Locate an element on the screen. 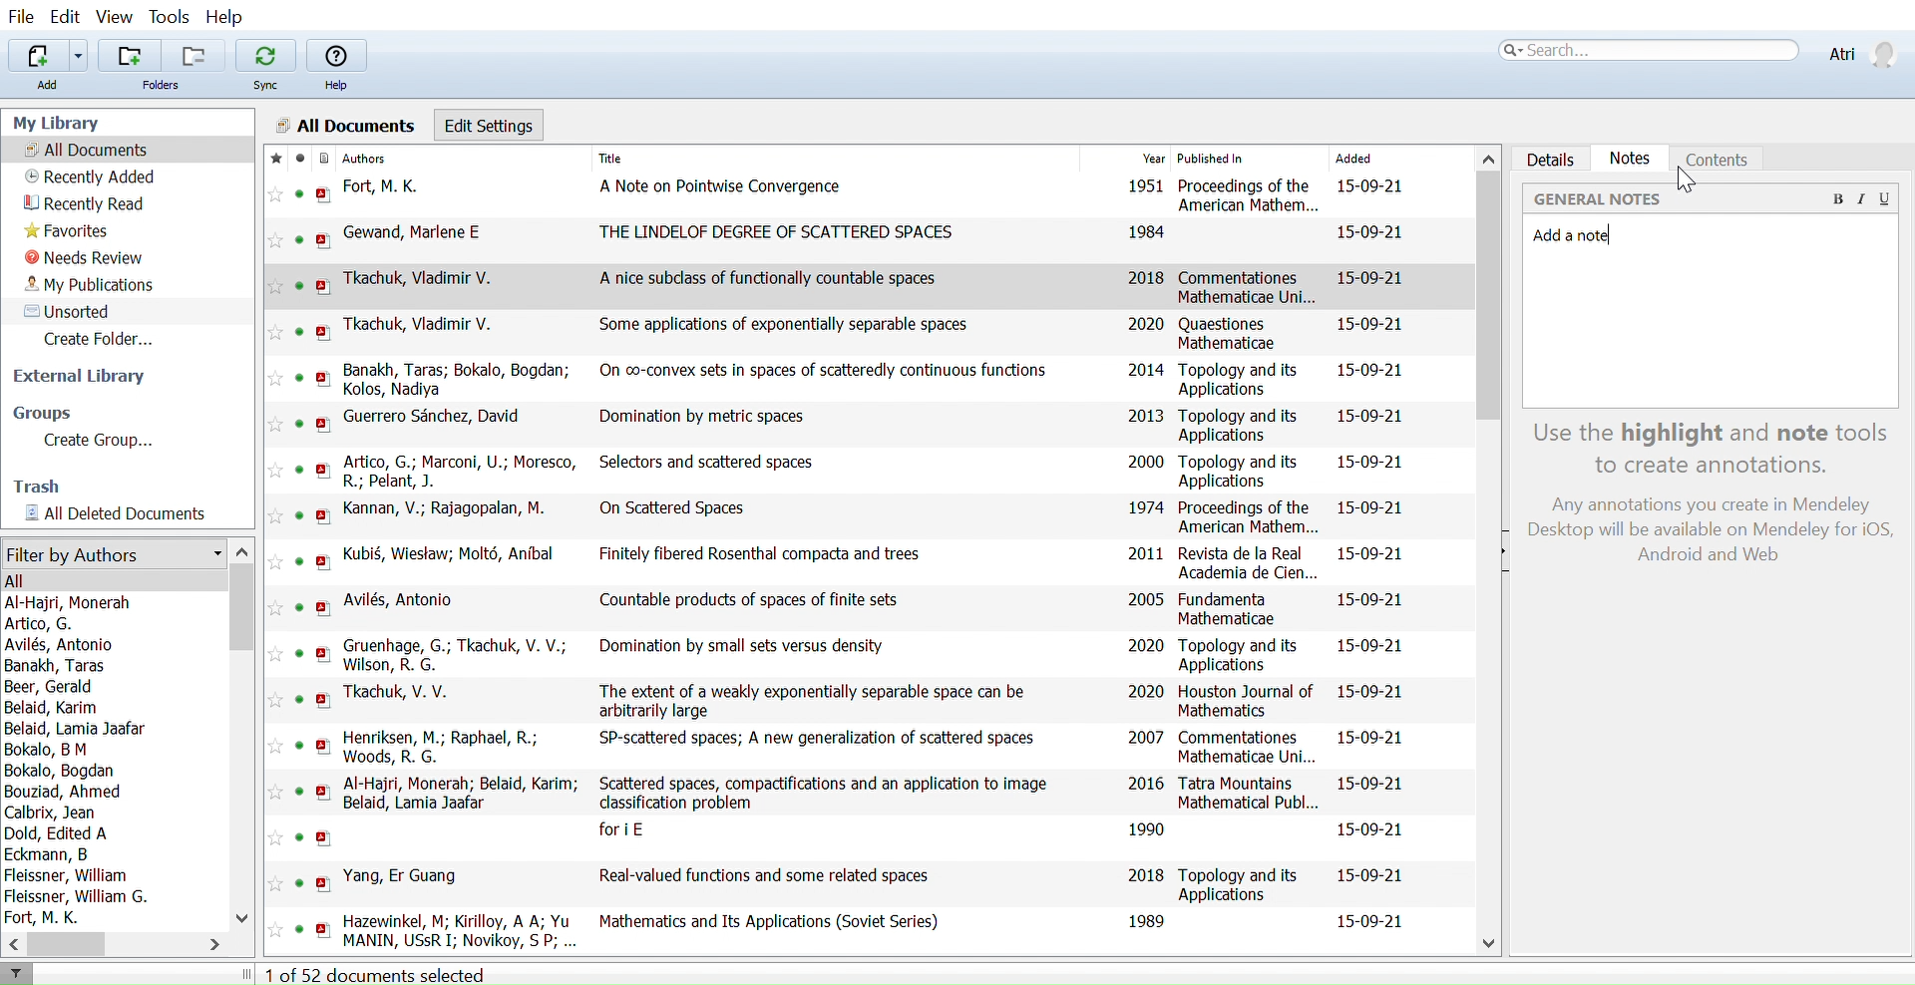 This screenshot has width=1915, height=985. Fleissner, William G. is located at coordinates (80, 896).